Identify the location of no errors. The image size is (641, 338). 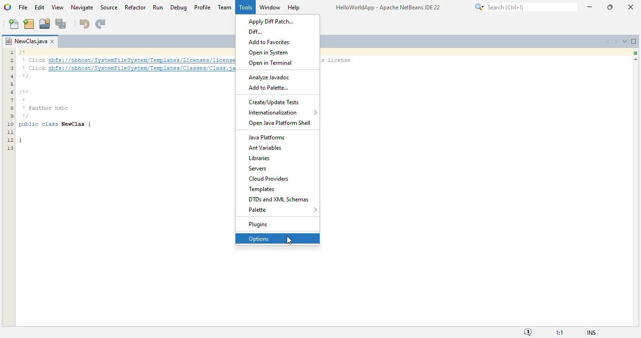
(636, 53).